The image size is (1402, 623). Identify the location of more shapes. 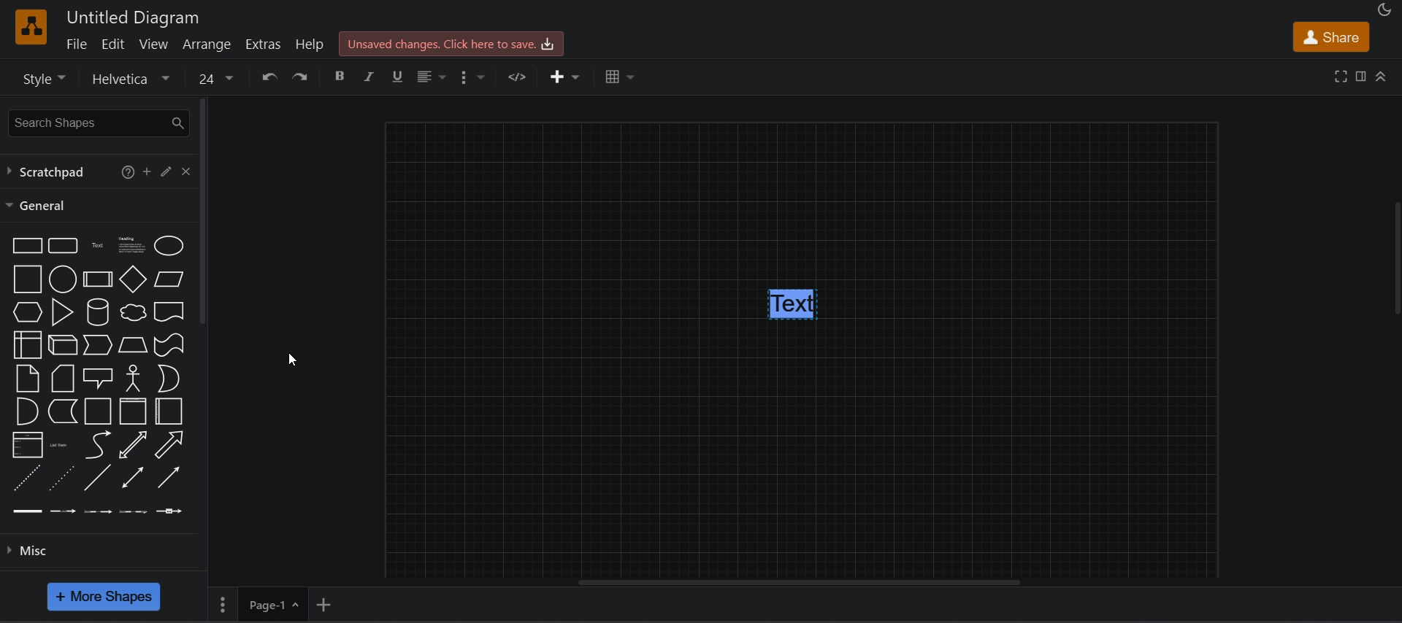
(104, 597).